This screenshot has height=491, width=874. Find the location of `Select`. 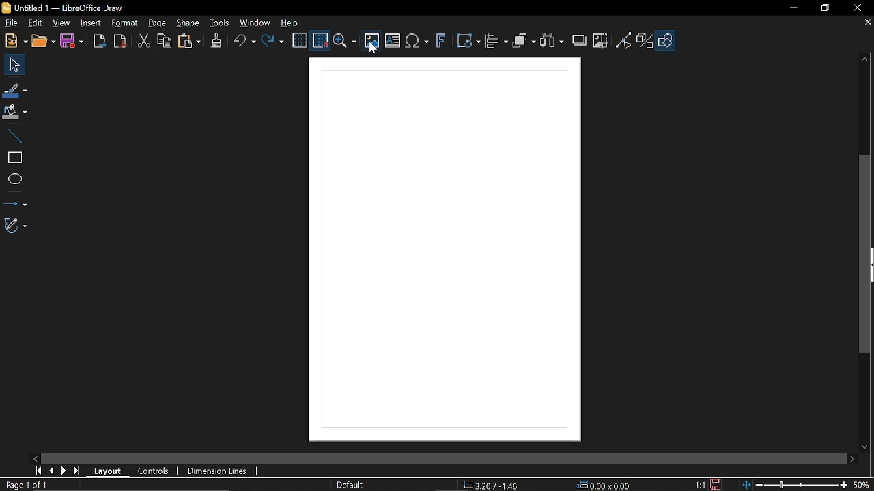

Select is located at coordinates (13, 65).